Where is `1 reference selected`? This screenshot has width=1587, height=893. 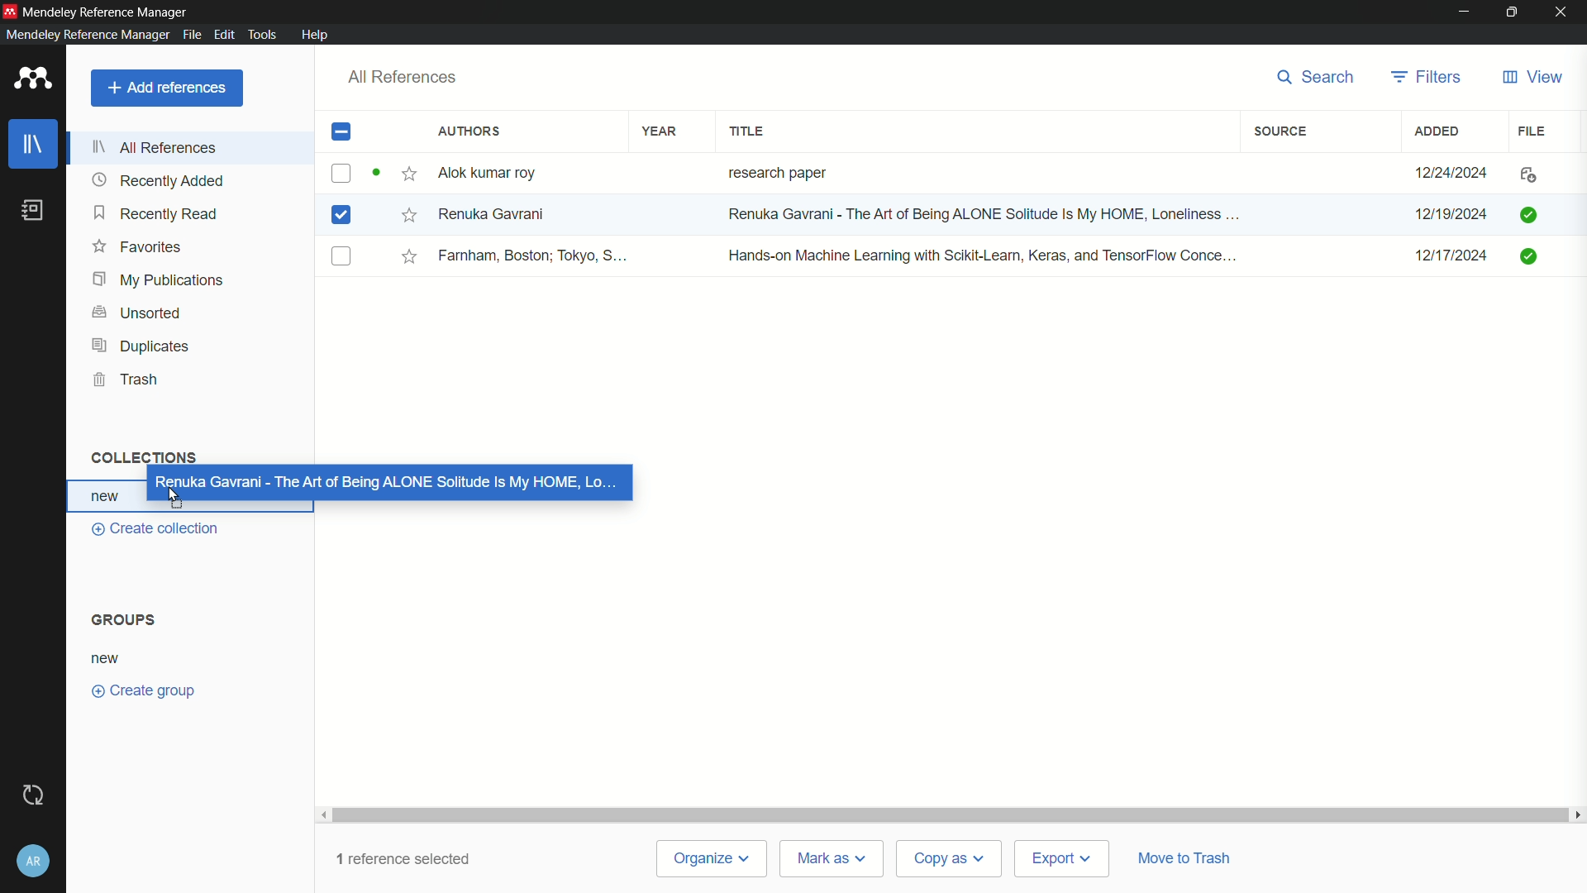 1 reference selected is located at coordinates (407, 857).